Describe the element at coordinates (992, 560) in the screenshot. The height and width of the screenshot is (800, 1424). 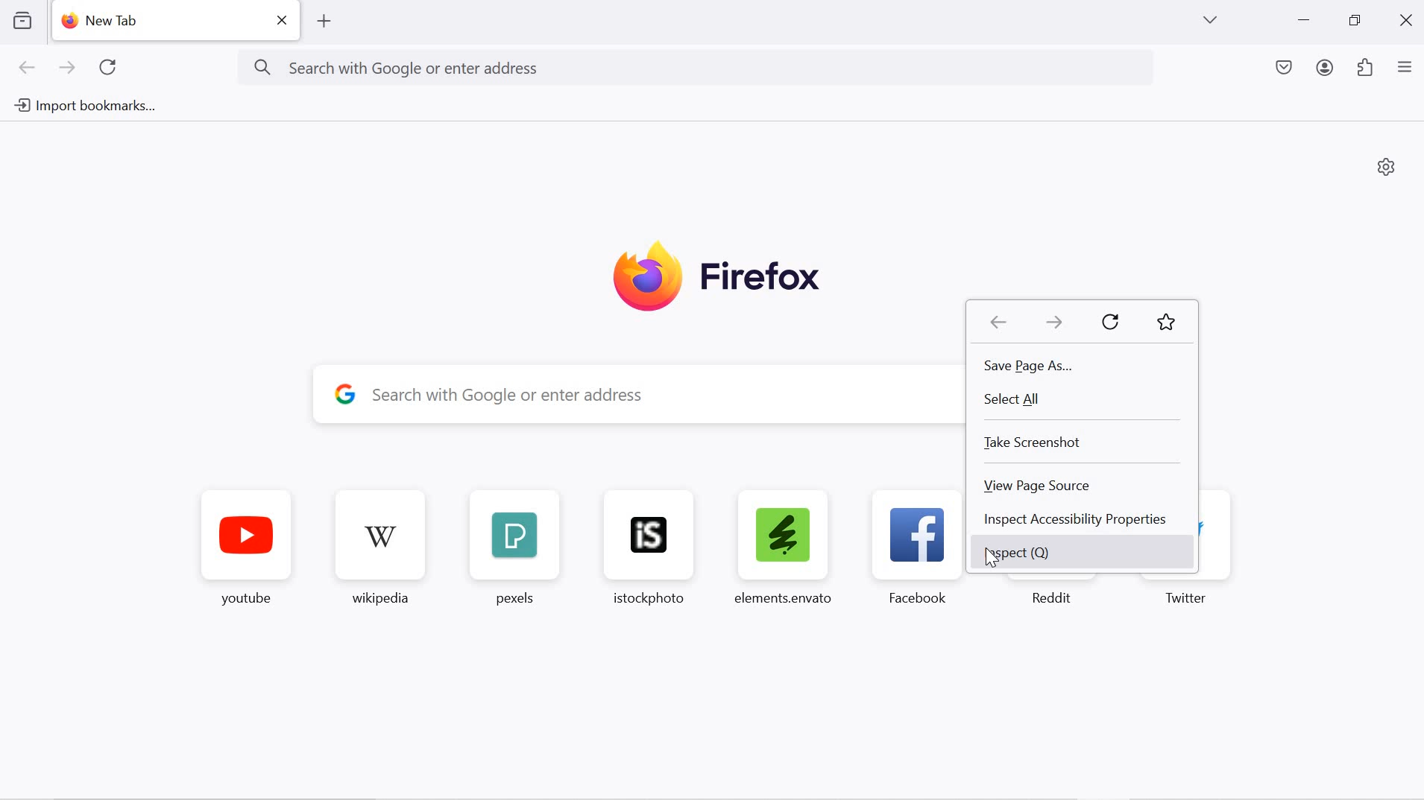
I see `cursor` at that location.